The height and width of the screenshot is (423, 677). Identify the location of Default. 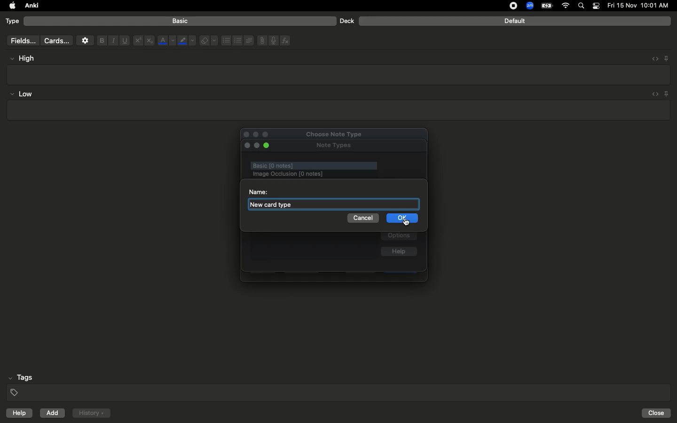
(515, 21).